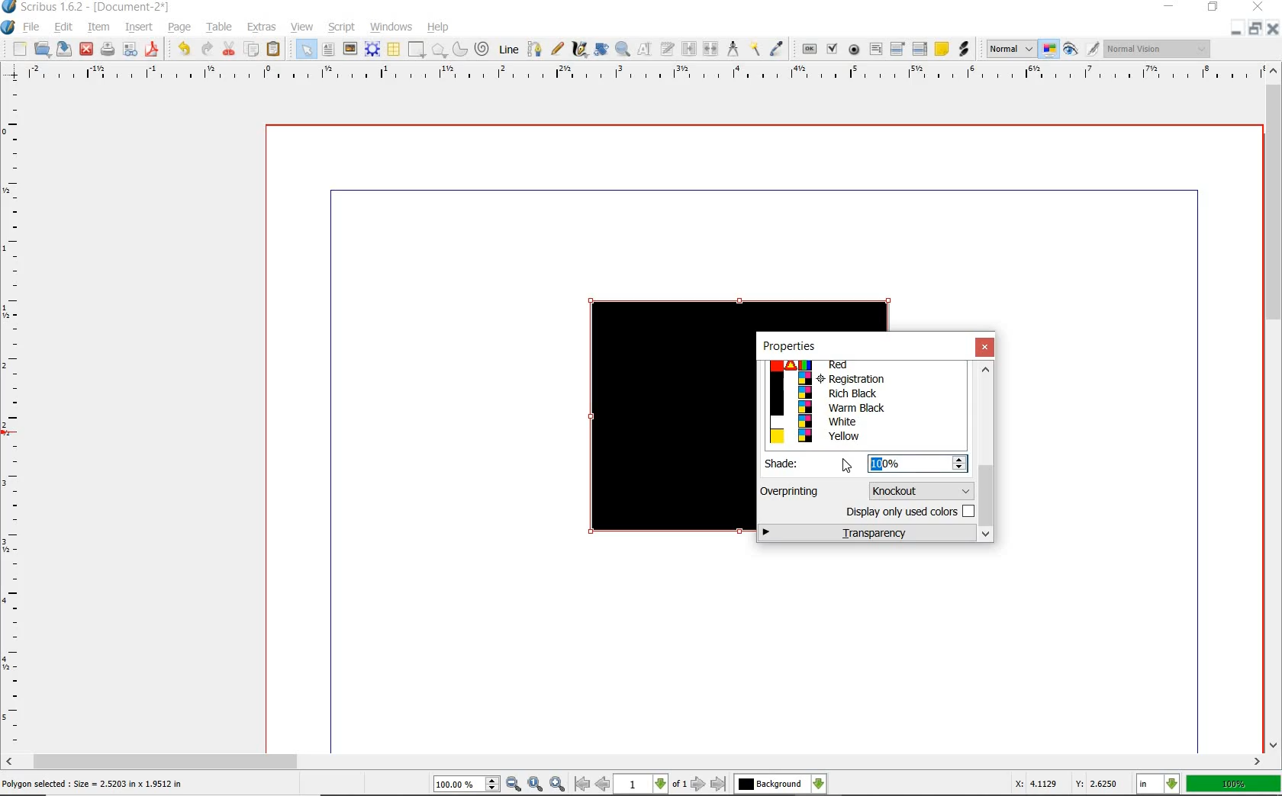 This screenshot has height=796, width=1282. What do you see at coordinates (942, 49) in the screenshot?
I see `text annotation` at bounding box center [942, 49].